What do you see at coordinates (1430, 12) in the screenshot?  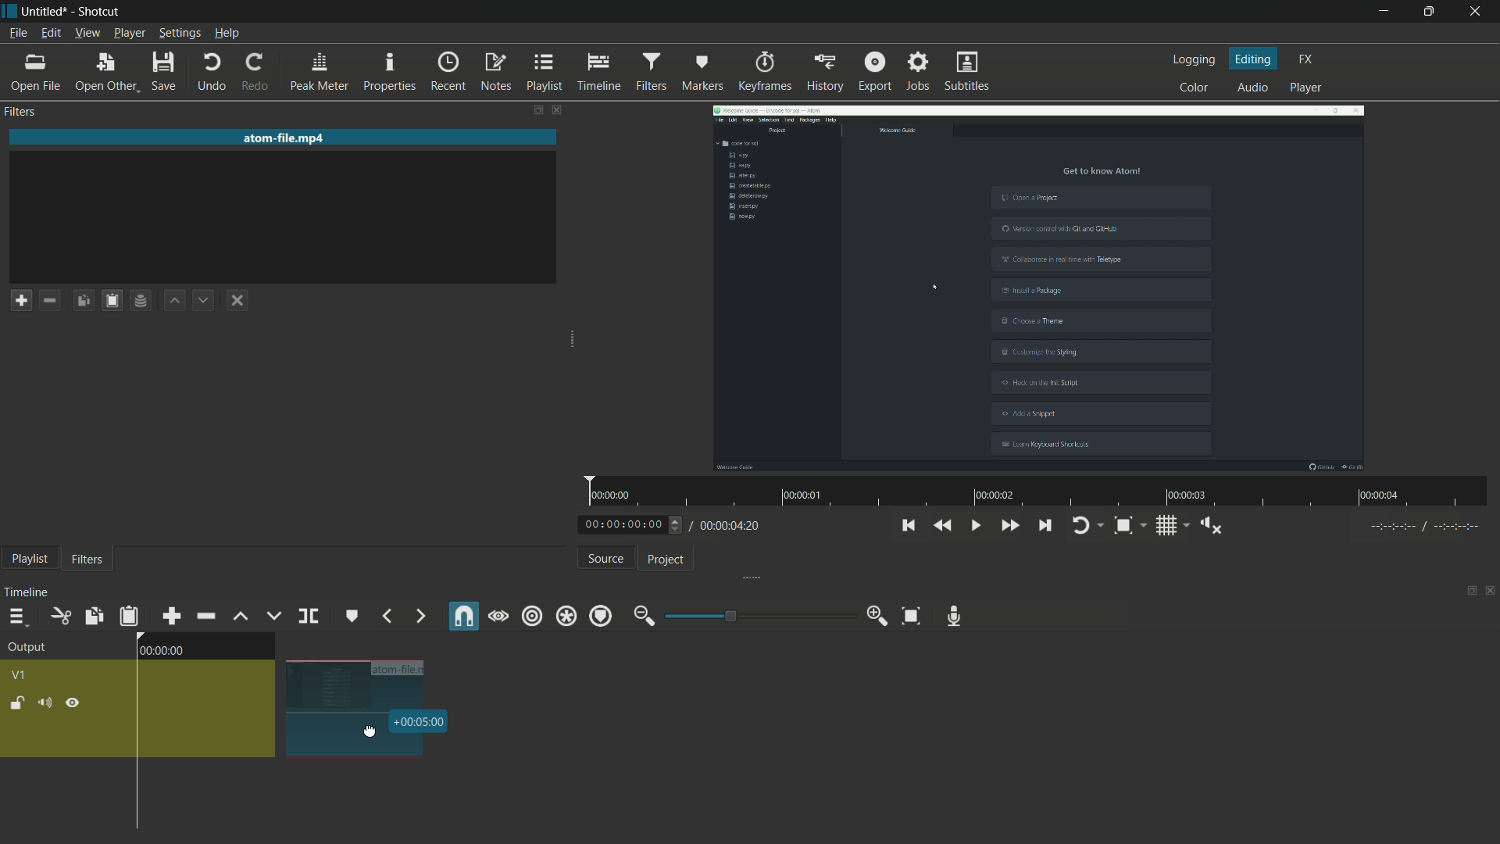 I see `maximize` at bounding box center [1430, 12].